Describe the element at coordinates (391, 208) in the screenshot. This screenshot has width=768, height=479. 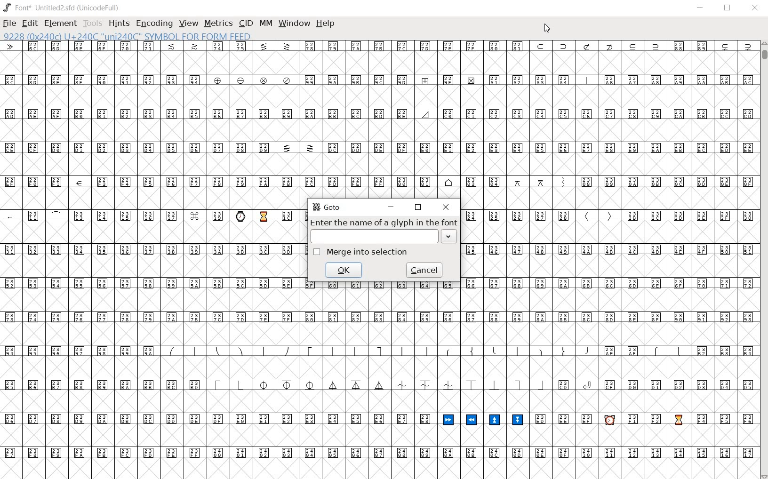
I see `minimize` at that location.